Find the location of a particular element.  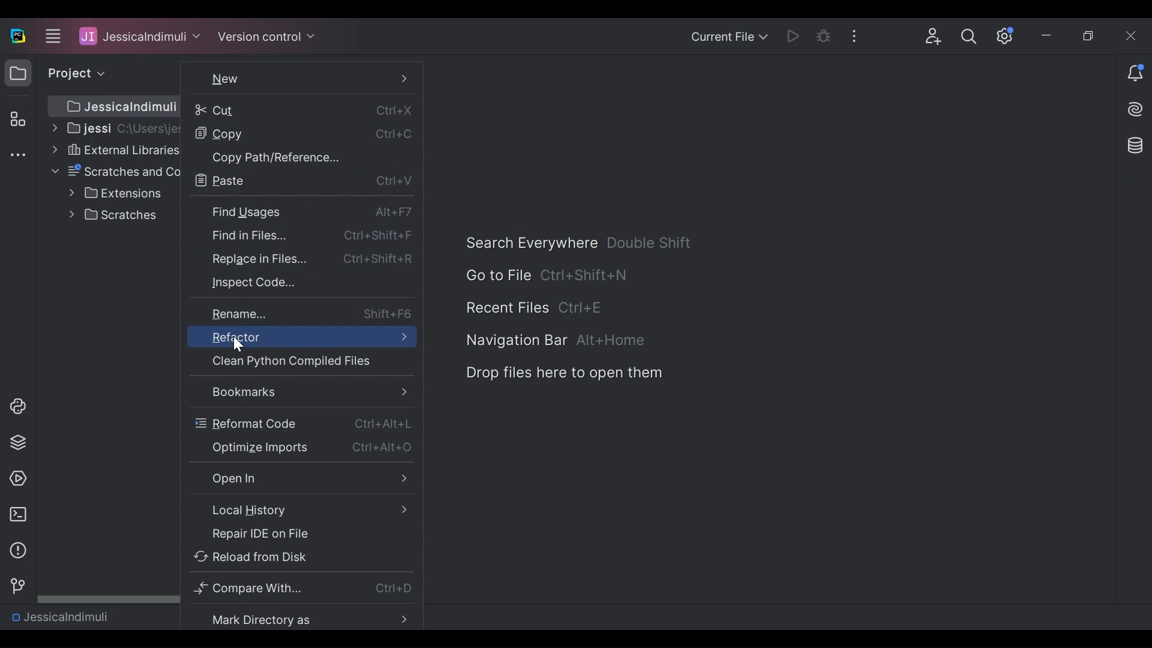

Restore is located at coordinates (1091, 37).